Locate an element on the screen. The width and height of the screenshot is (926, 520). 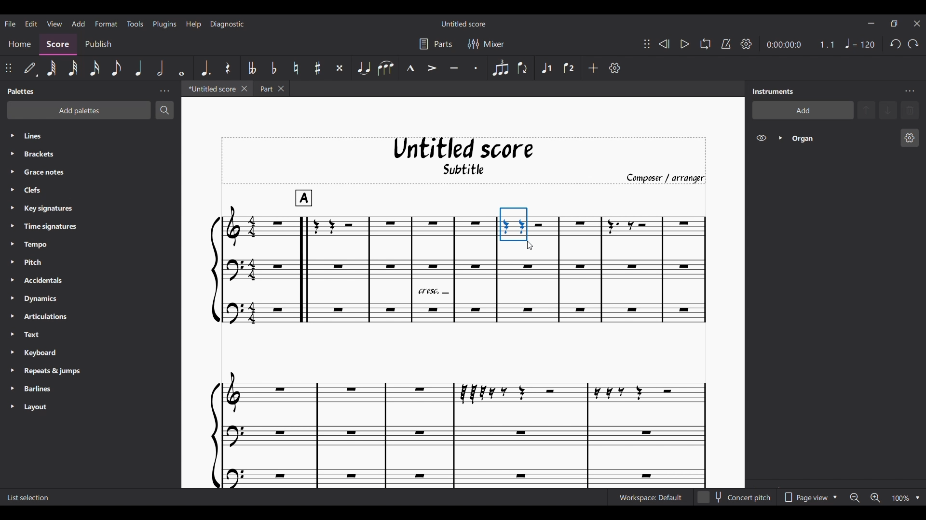
Delete selection is located at coordinates (910, 110).